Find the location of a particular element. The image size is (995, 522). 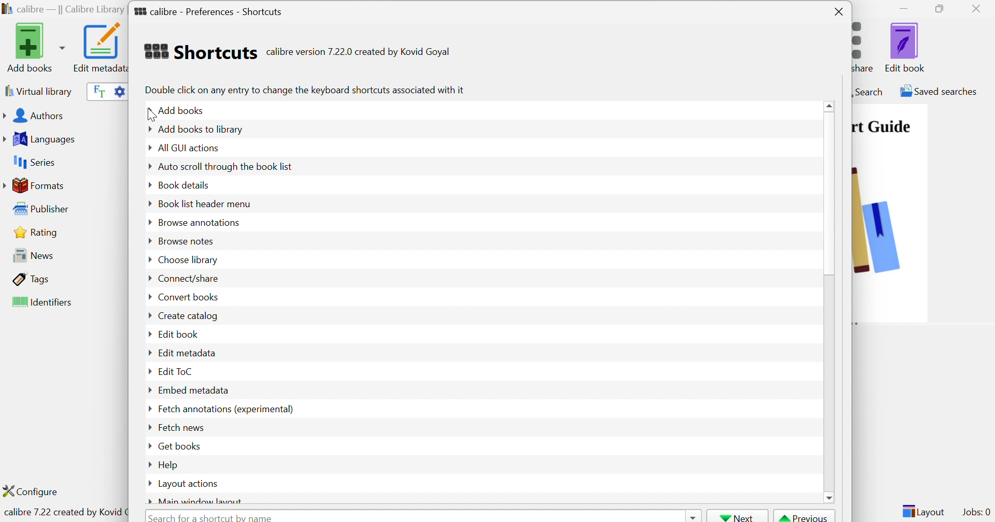

Drop Down is located at coordinates (148, 446).